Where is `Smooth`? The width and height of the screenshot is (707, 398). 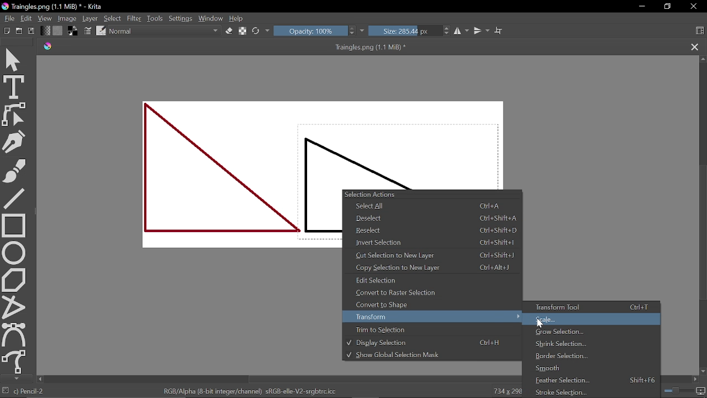
Smooth is located at coordinates (586, 369).